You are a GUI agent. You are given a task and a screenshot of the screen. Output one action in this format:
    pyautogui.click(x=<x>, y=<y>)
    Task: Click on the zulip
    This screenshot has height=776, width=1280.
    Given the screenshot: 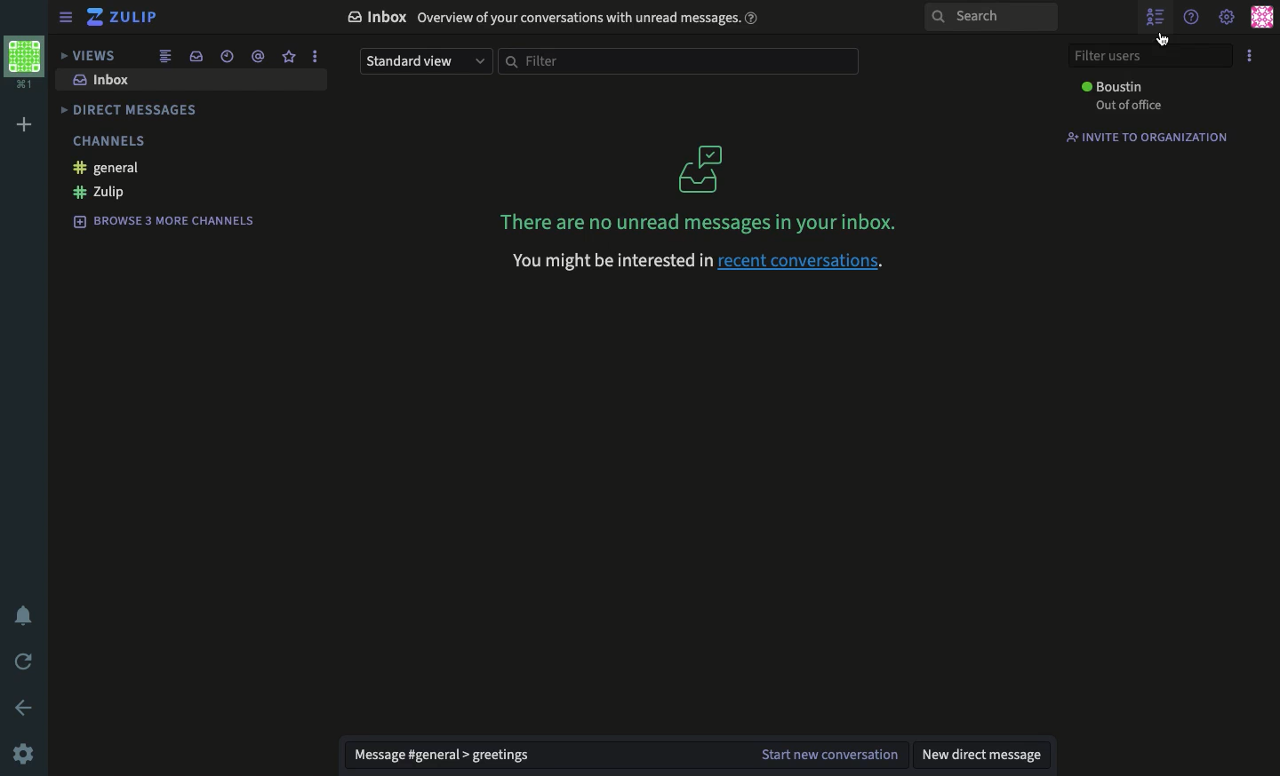 What is the action you would take?
    pyautogui.click(x=123, y=16)
    